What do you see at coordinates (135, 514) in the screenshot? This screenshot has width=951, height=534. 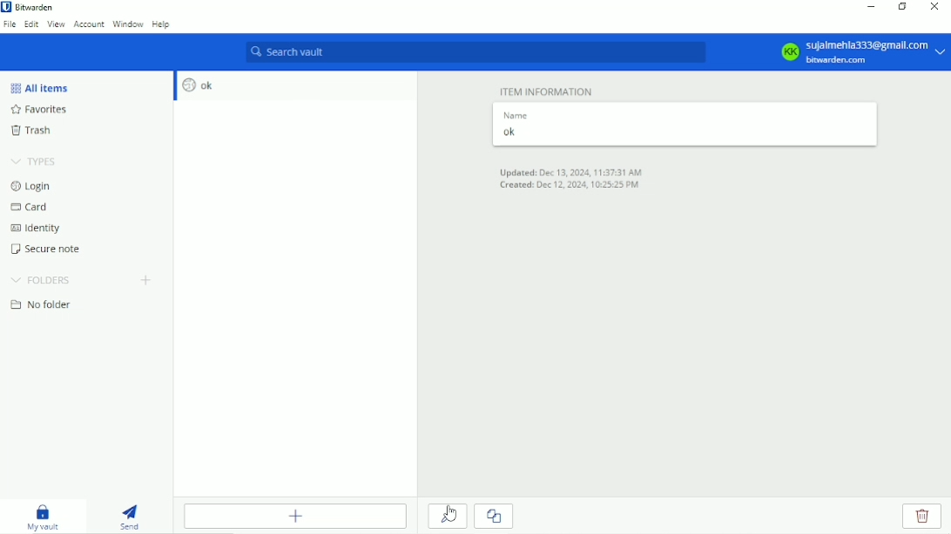 I see `Send` at bounding box center [135, 514].